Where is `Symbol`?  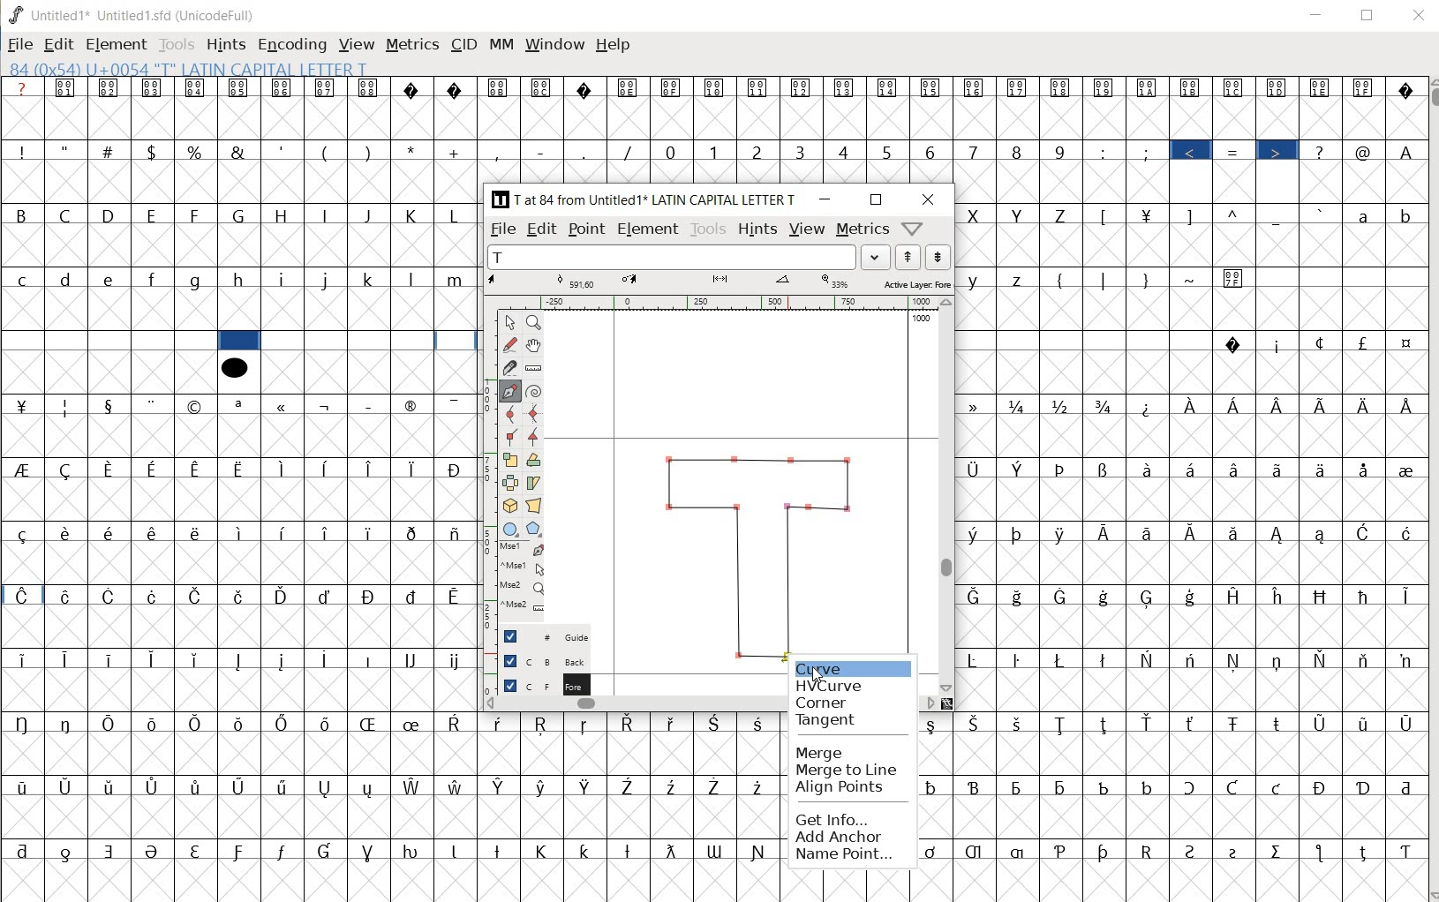
Symbol is located at coordinates (1147, 786).